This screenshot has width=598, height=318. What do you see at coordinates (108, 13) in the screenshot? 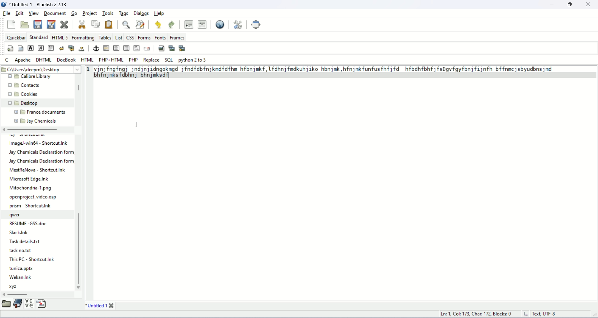
I see `tools` at bounding box center [108, 13].